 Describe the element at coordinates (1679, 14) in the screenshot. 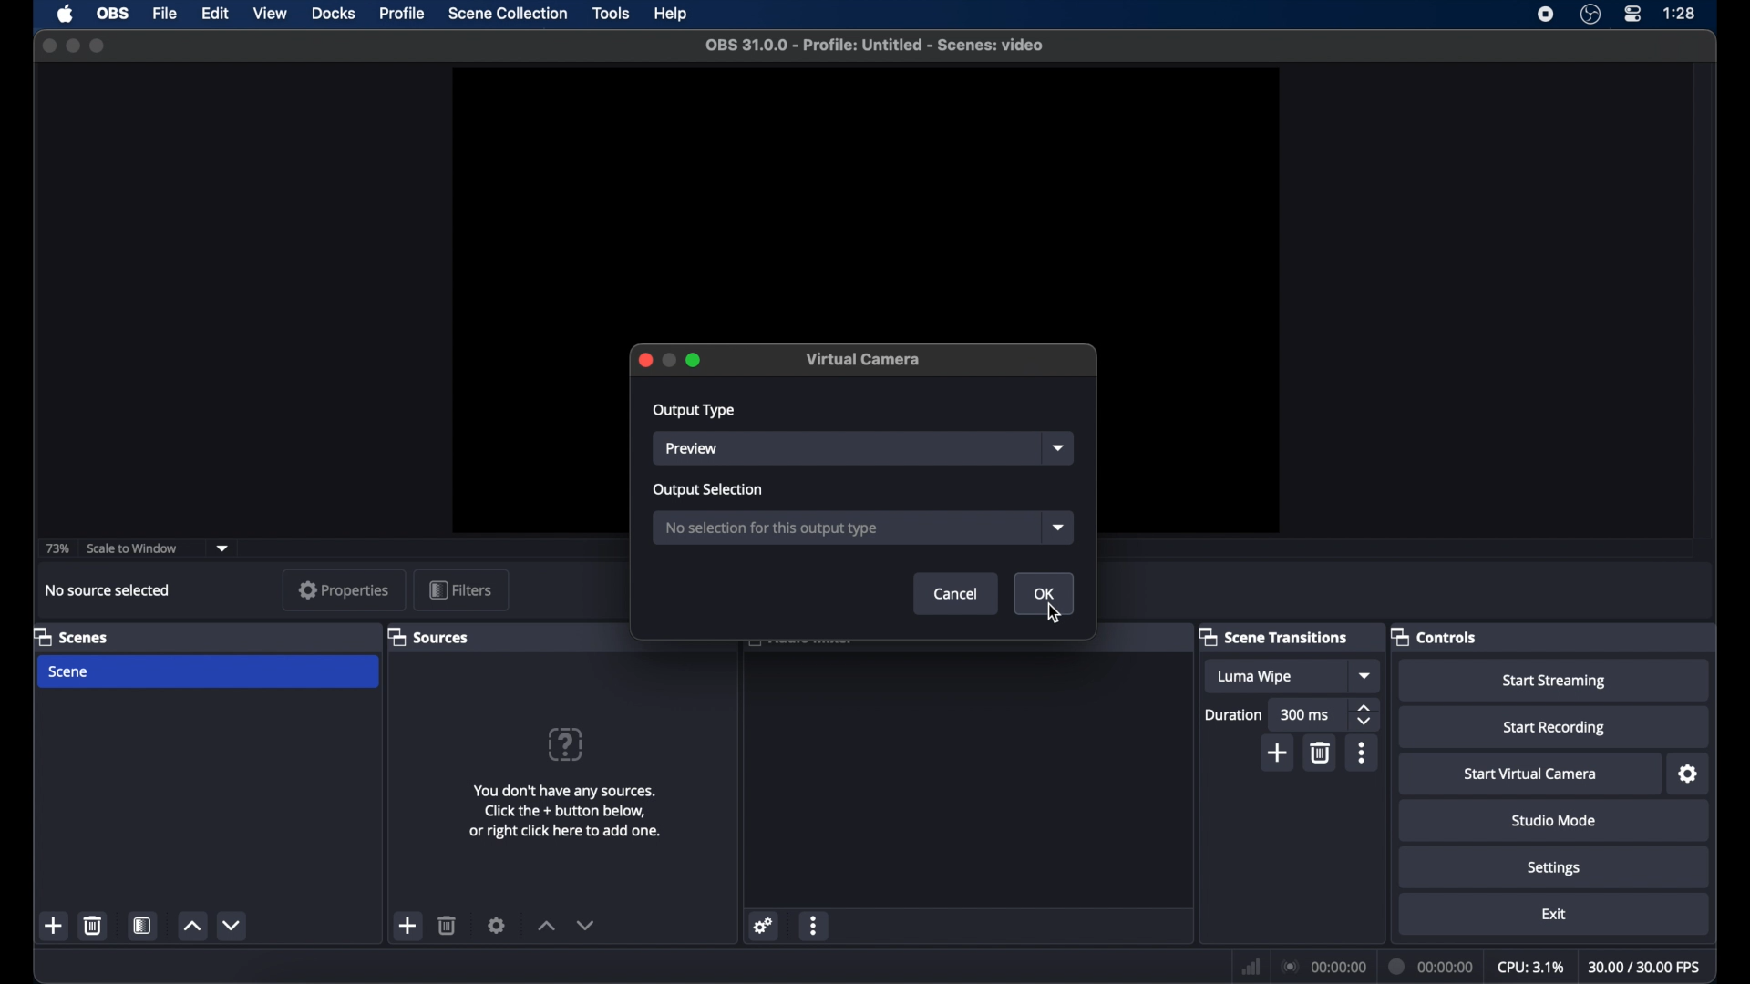

I see `time` at that location.